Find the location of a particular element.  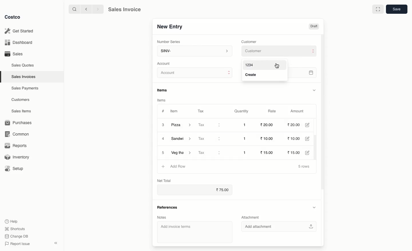

15.00 is located at coordinates (297, 152).